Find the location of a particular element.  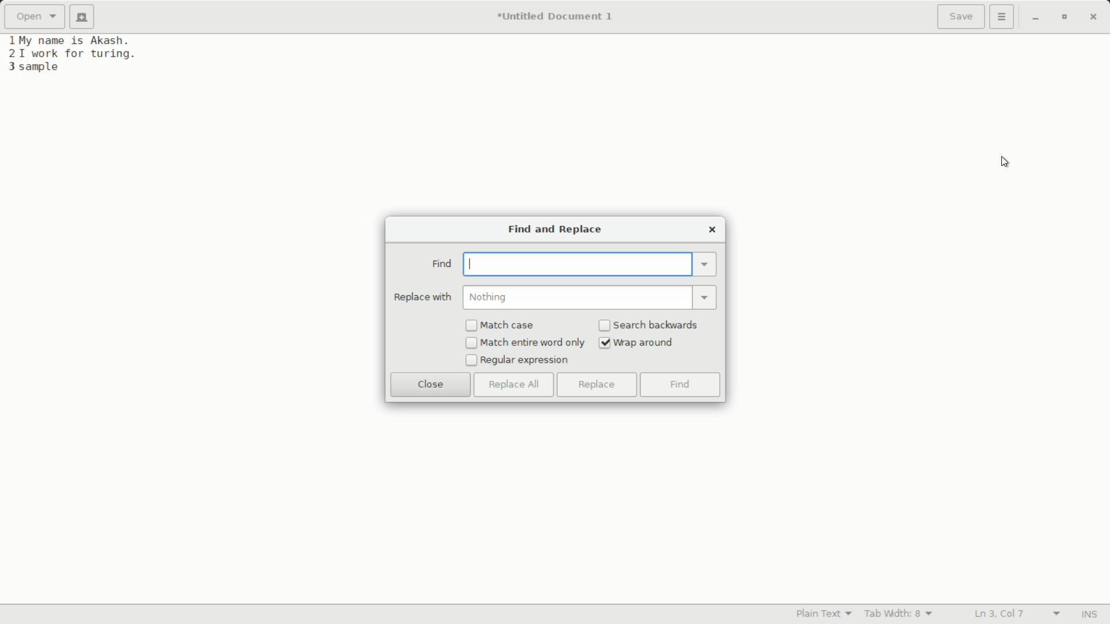

replace with bar is located at coordinates (577, 298).